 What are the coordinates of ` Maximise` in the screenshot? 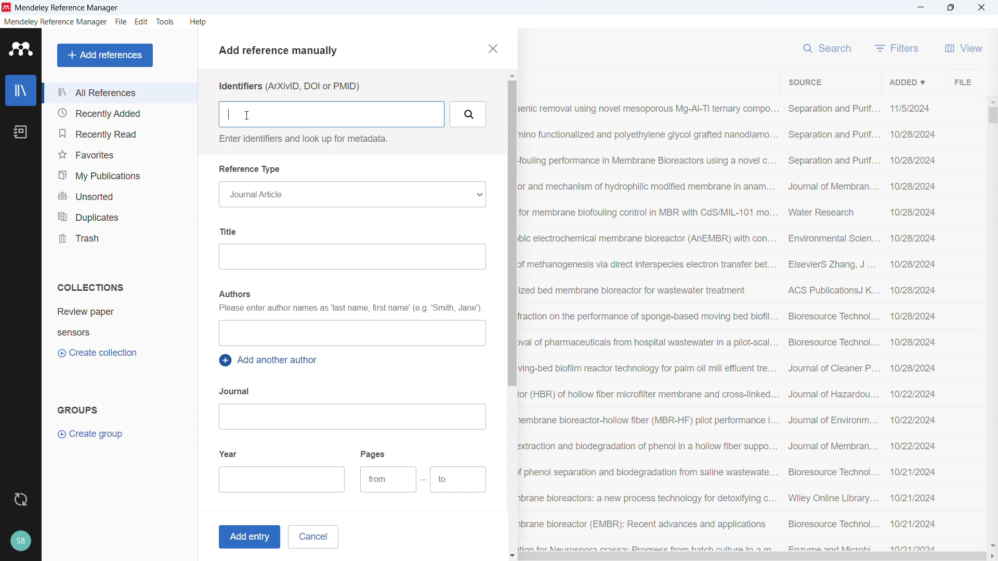 It's located at (951, 8).